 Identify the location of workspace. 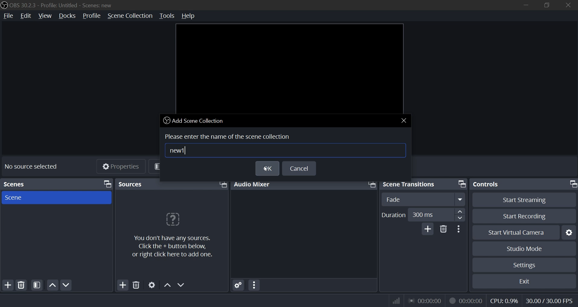
(289, 68).